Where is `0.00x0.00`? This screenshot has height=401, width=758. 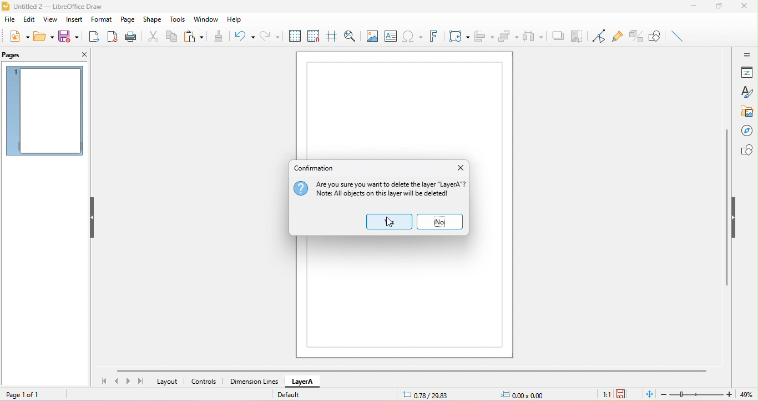
0.00x0.00 is located at coordinates (516, 393).